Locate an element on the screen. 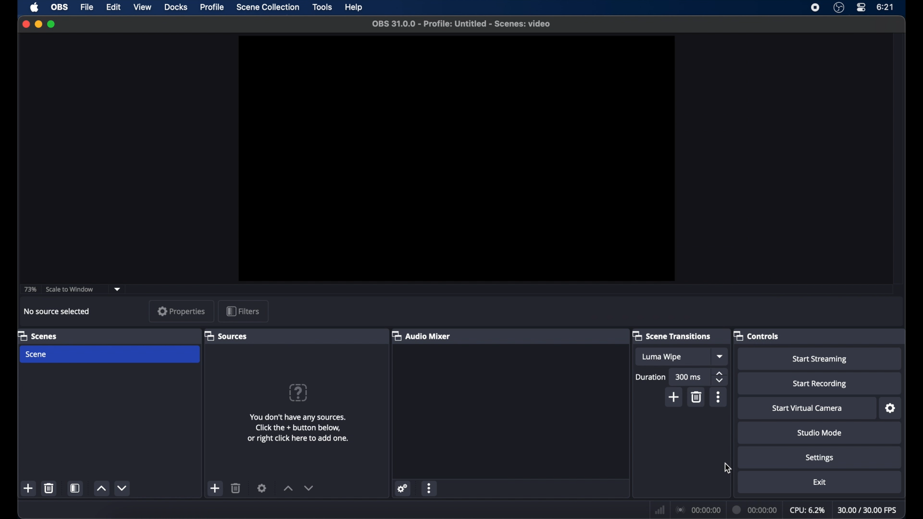  settings is located at coordinates (820, 458).